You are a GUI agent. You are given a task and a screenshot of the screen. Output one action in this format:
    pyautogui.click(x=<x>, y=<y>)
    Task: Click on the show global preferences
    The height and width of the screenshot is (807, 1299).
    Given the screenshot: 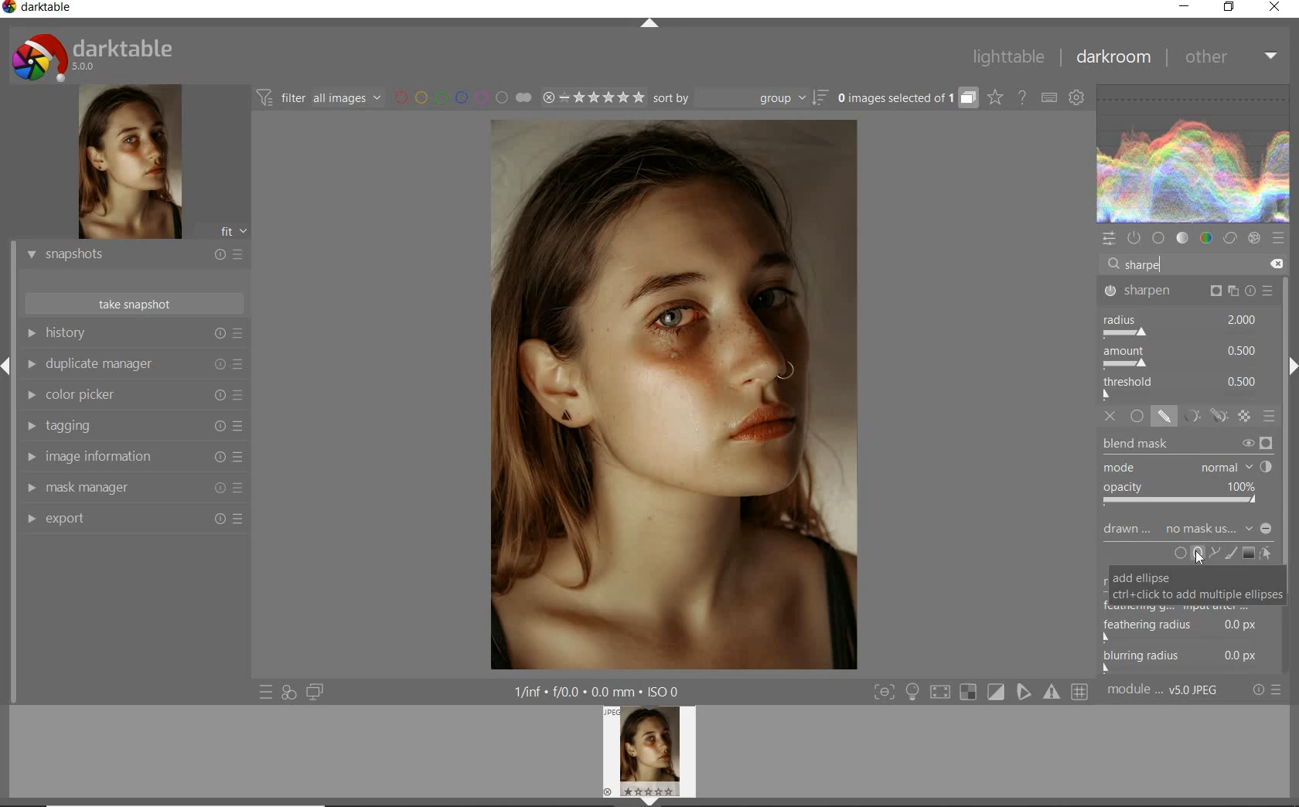 What is the action you would take?
    pyautogui.click(x=1078, y=99)
    